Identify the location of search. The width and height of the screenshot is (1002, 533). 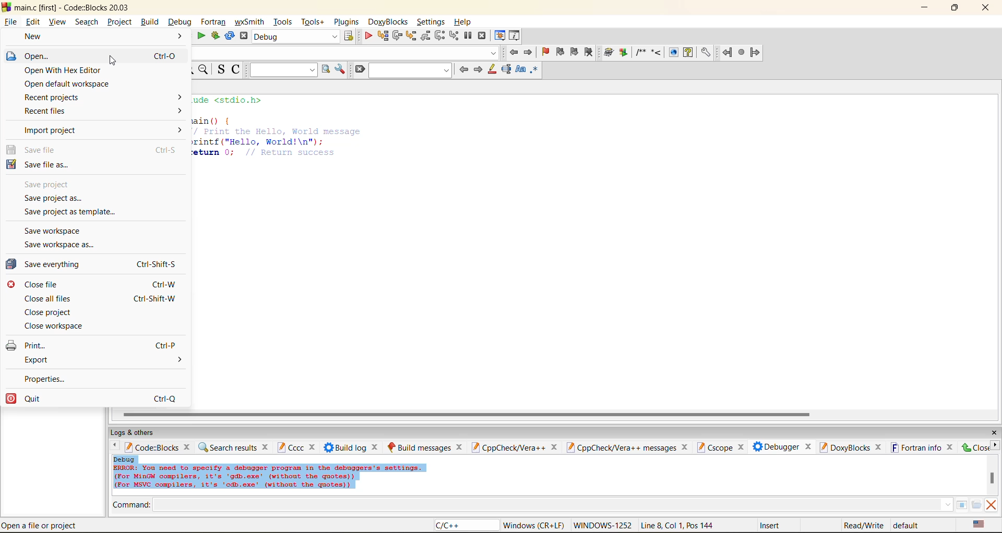
(87, 21).